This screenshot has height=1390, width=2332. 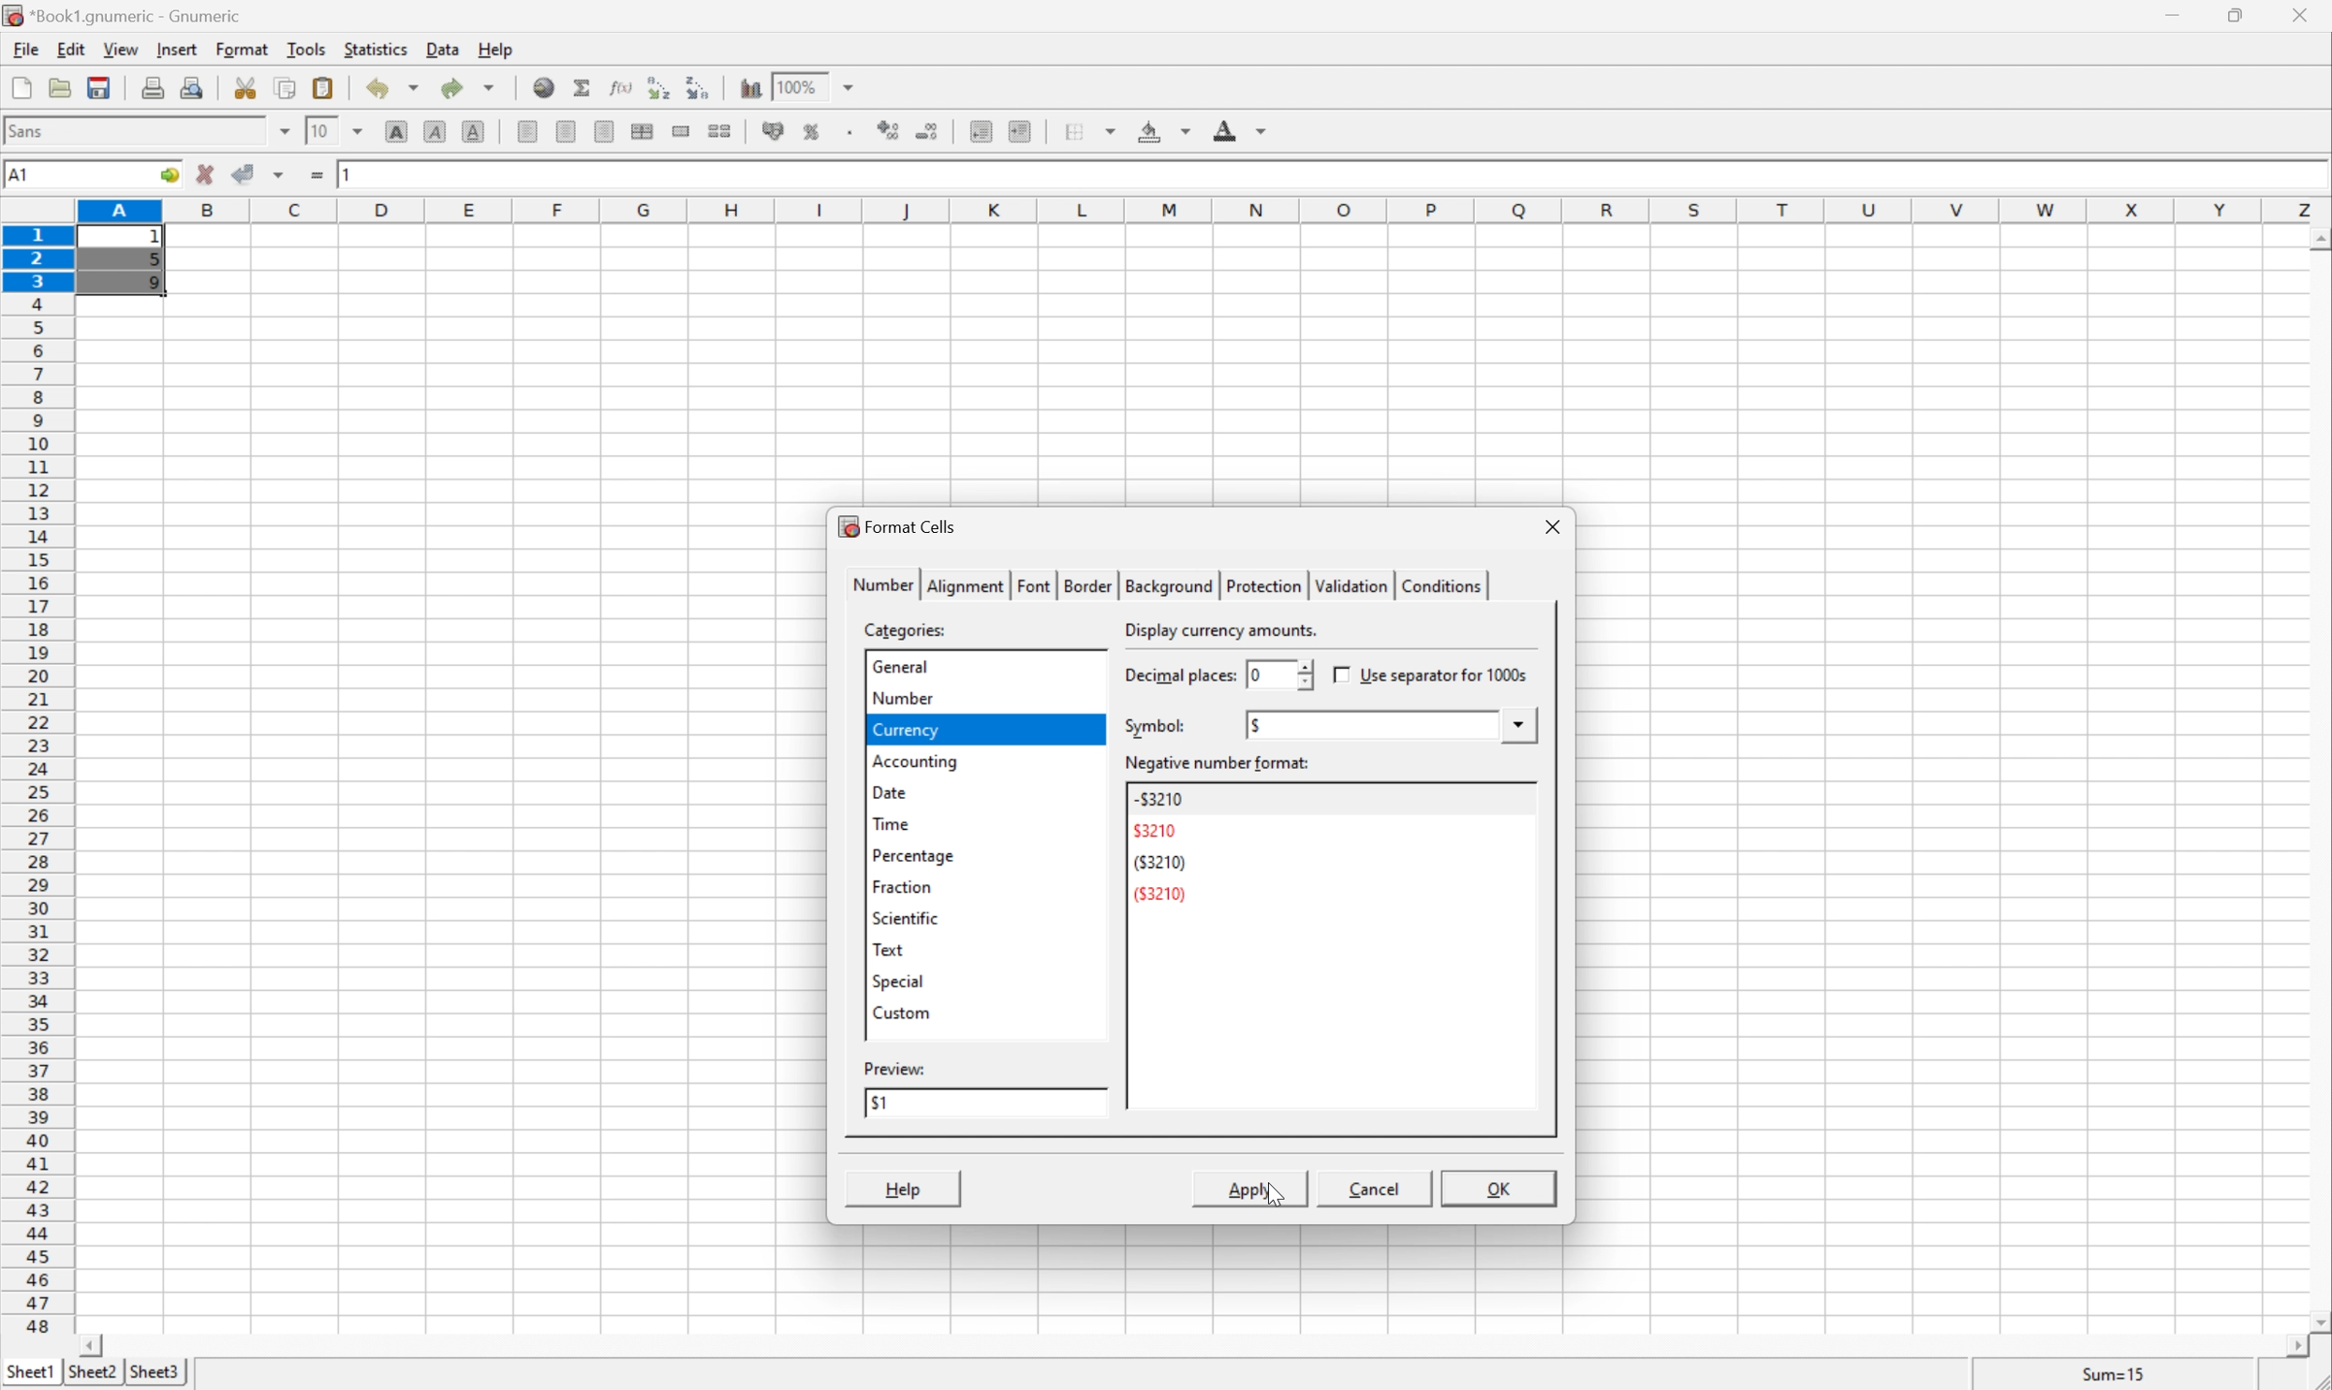 What do you see at coordinates (901, 886) in the screenshot?
I see `fraction` at bounding box center [901, 886].